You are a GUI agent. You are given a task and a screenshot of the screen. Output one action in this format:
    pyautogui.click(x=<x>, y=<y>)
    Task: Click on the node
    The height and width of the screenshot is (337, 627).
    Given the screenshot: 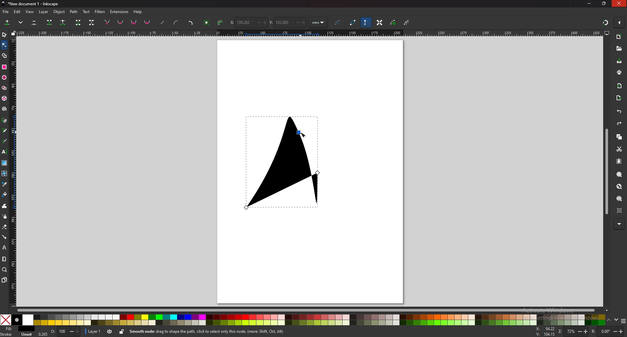 What is the action you would take?
    pyautogui.click(x=4, y=45)
    